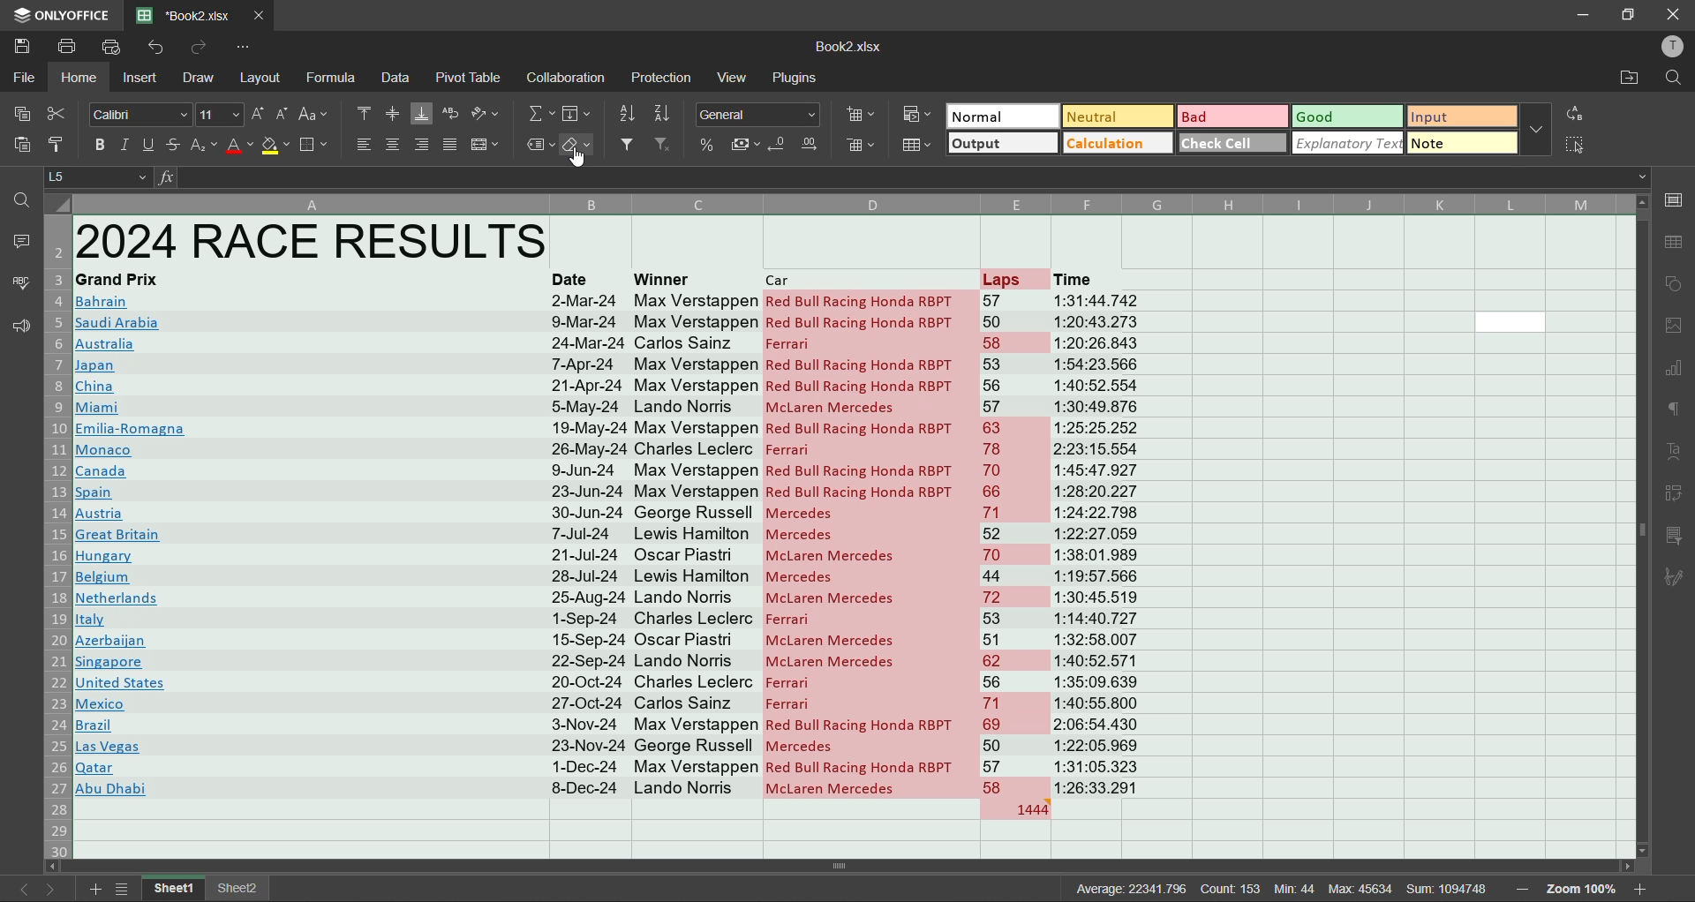  Describe the element at coordinates (95, 889) in the screenshot. I see `add list` at that location.